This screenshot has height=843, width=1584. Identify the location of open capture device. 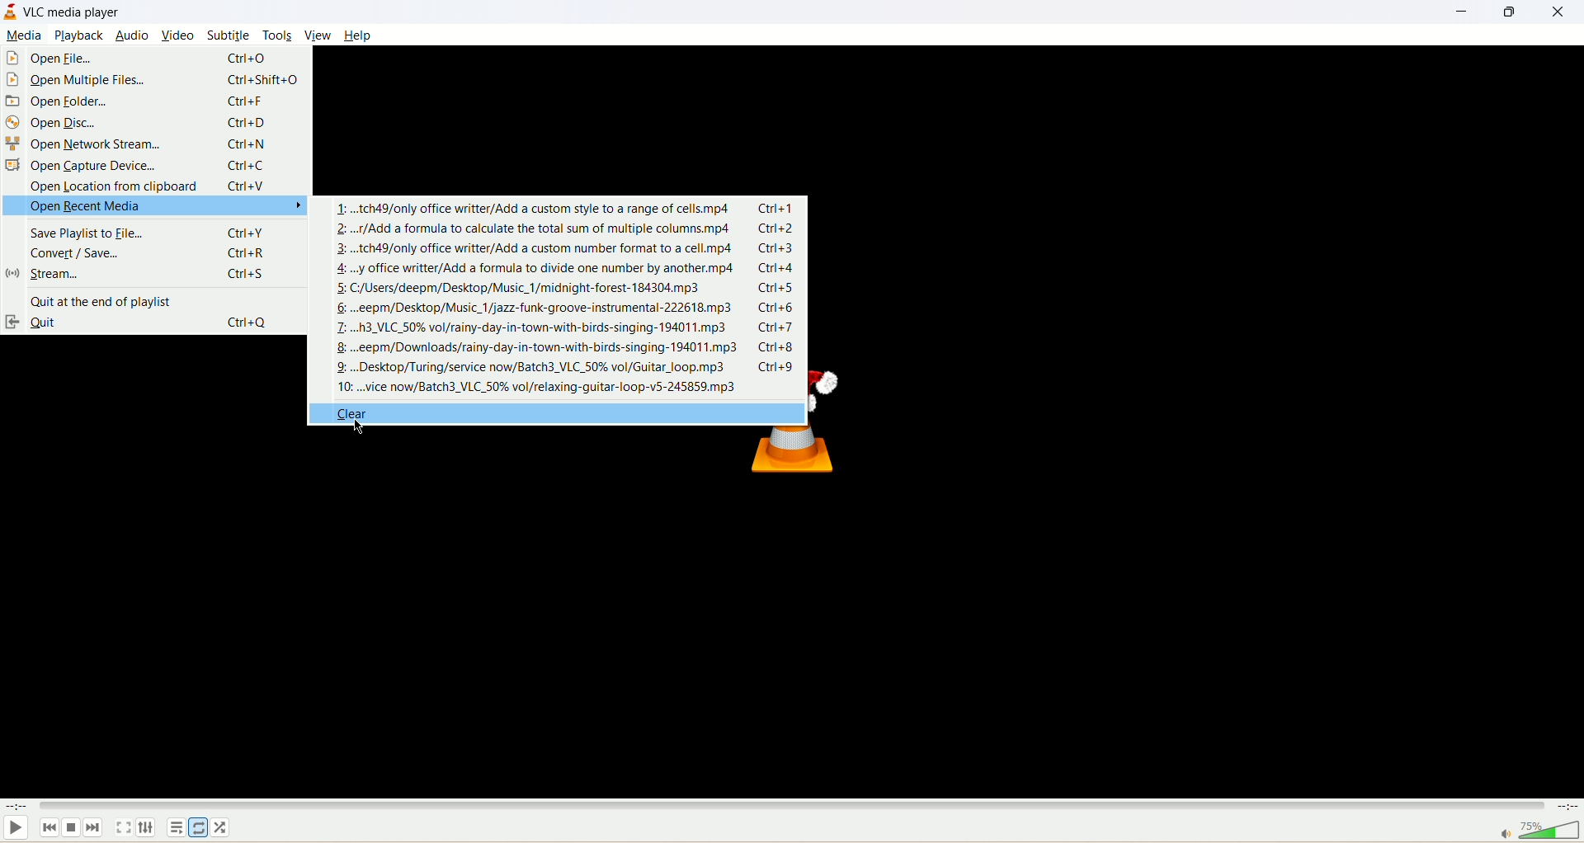
(92, 164).